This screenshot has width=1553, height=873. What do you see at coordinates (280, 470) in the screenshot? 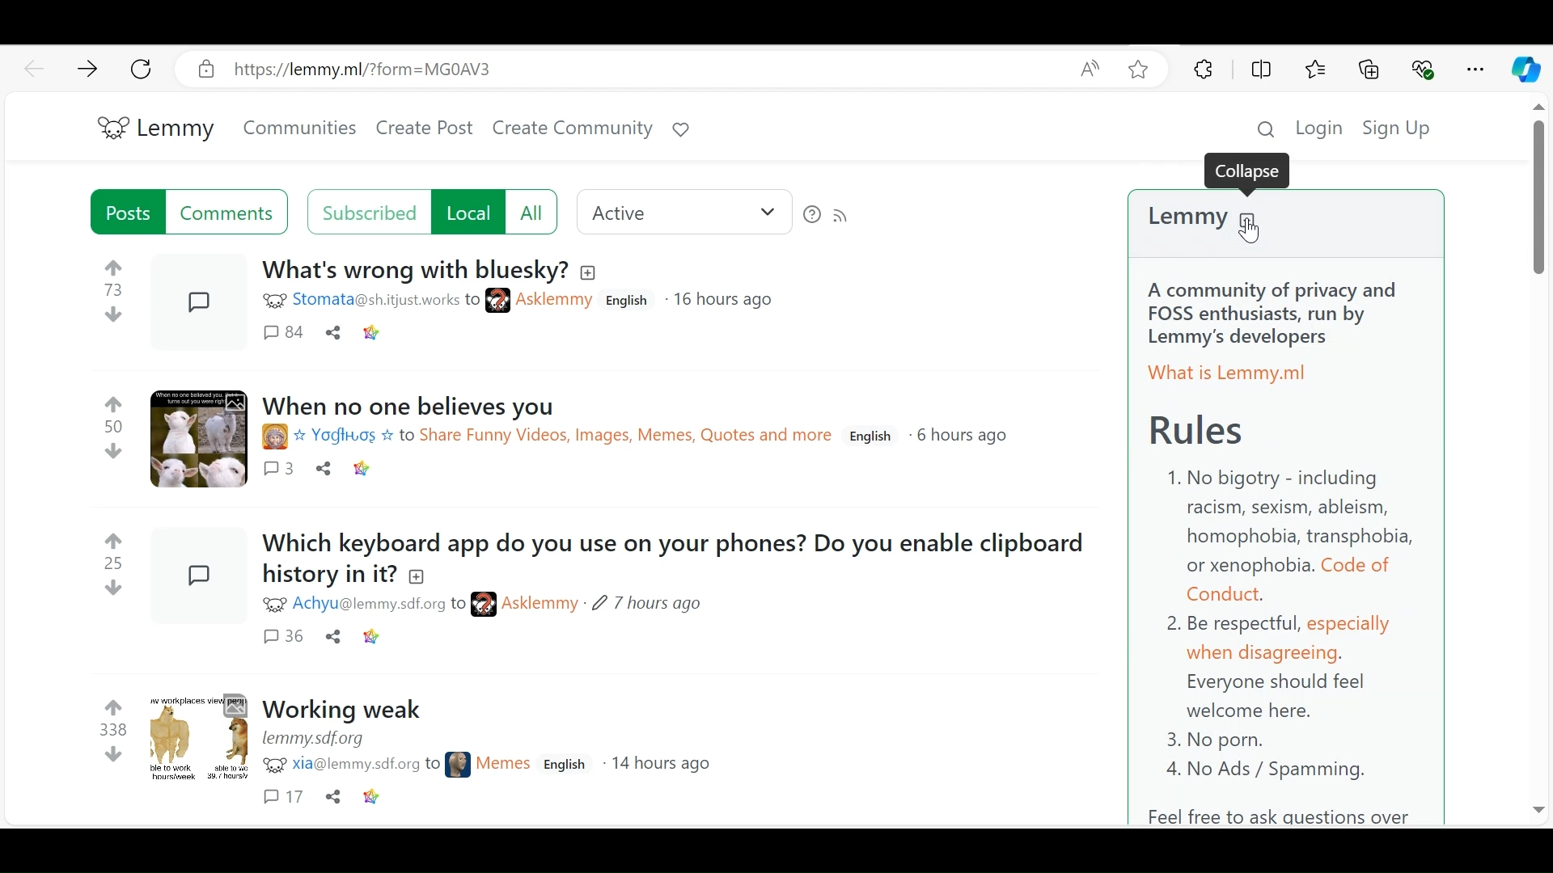
I see `Comments` at bounding box center [280, 470].